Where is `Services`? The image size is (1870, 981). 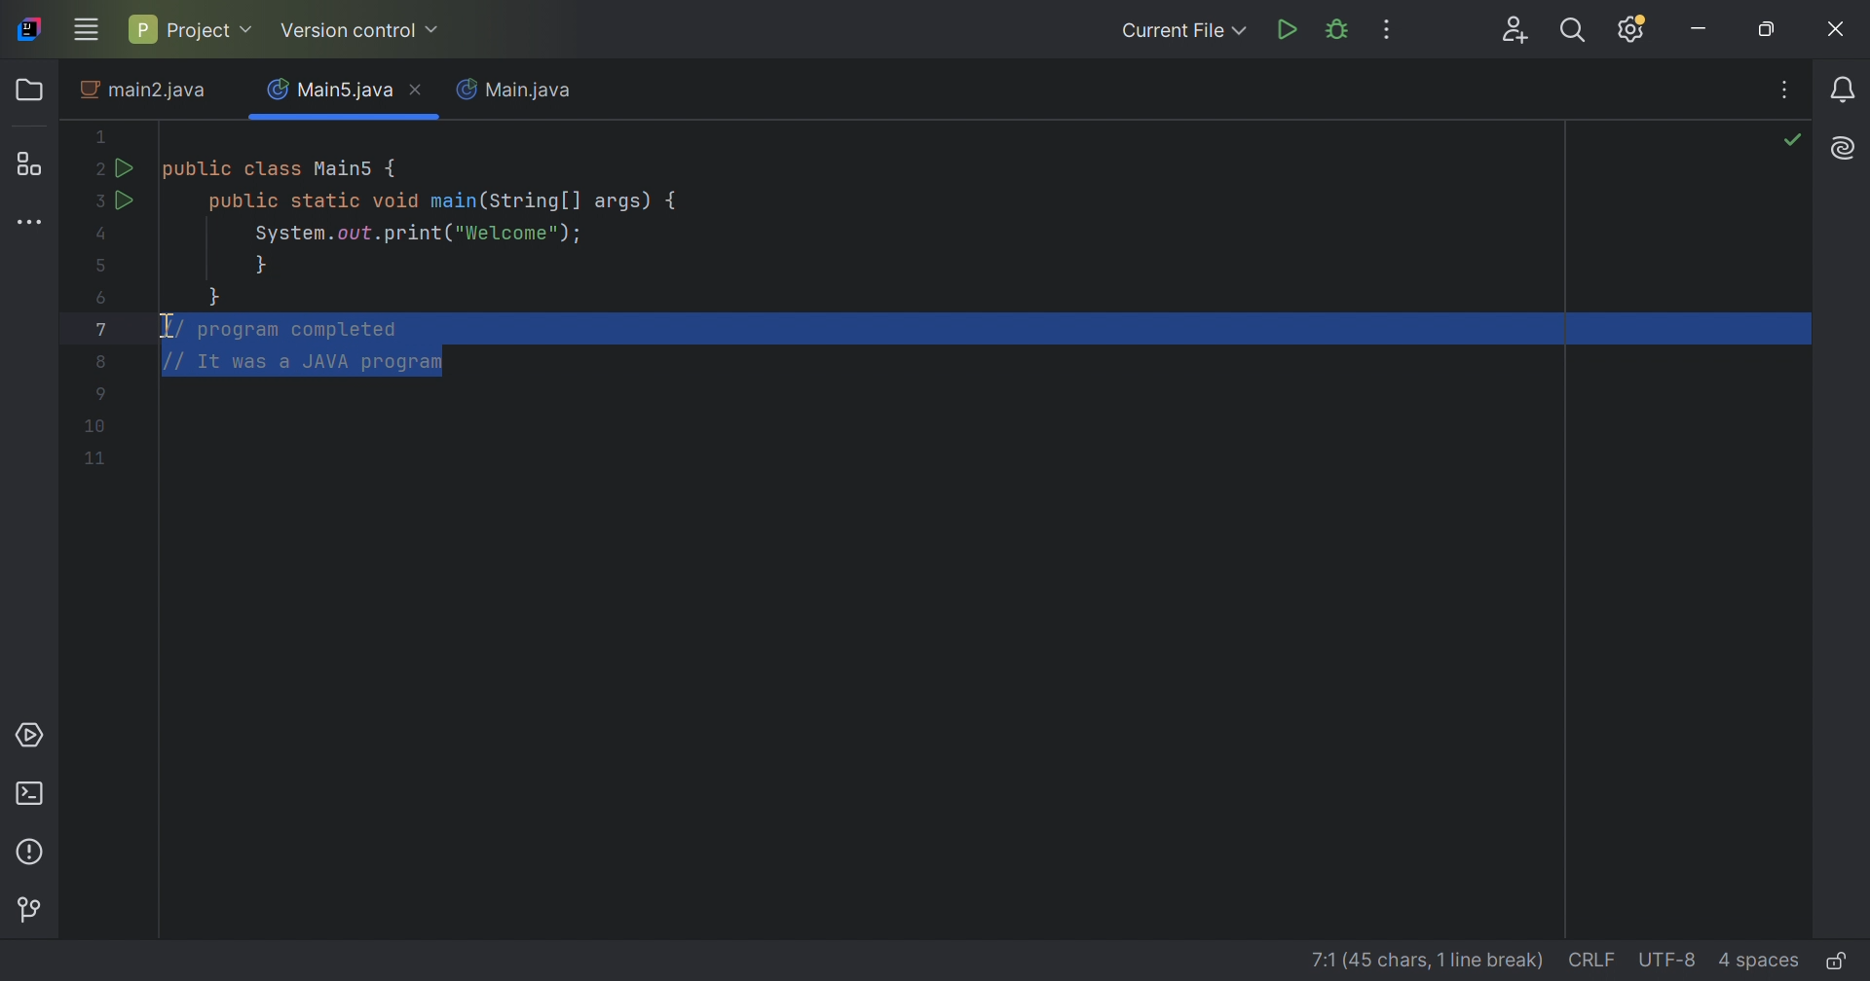 Services is located at coordinates (34, 738).